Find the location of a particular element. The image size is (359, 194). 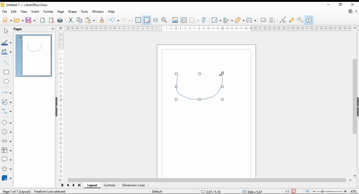

shadow is located at coordinates (263, 20).